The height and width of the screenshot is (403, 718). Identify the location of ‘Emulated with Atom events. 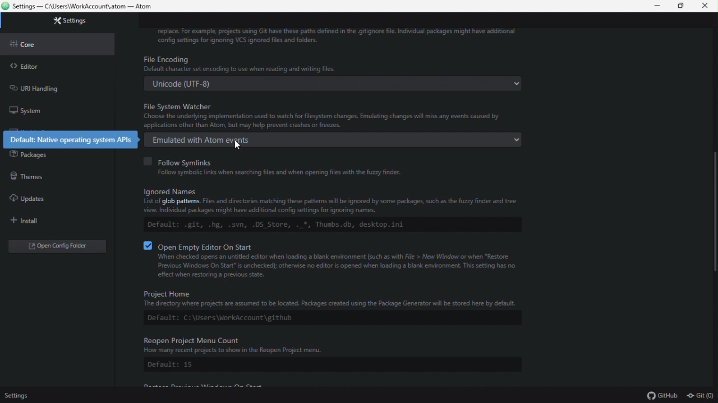
(340, 139).